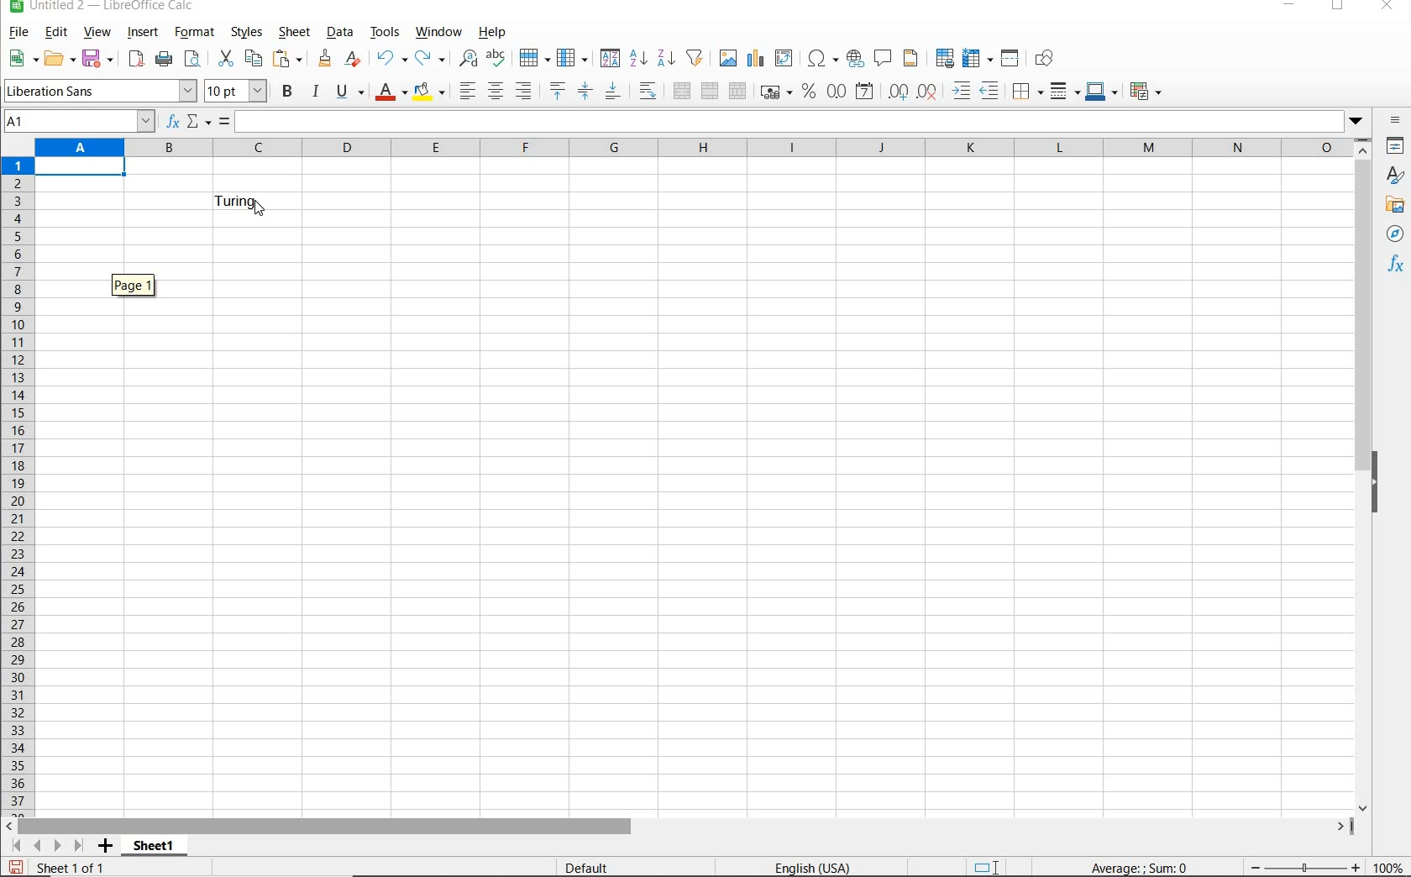 The height and width of the screenshot is (877, 1411). Describe the element at coordinates (1390, 868) in the screenshot. I see `ZOOM FACTOR` at that location.